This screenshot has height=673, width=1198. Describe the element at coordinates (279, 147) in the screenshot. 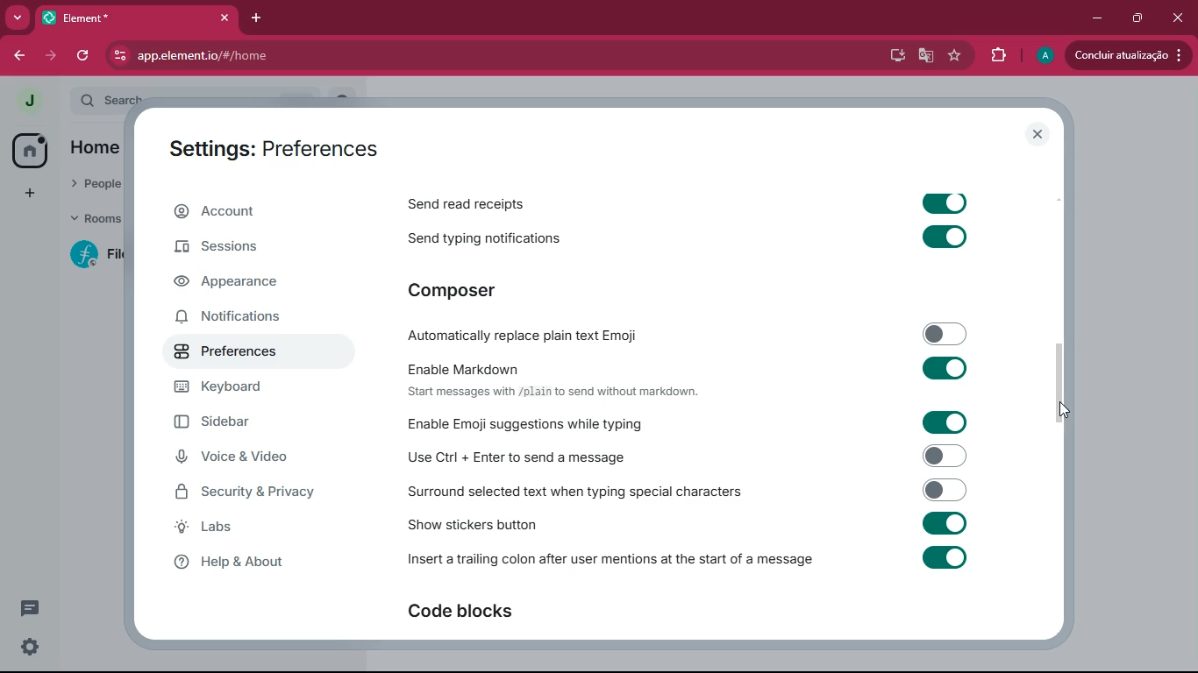

I see `Settings: Preferences` at that location.